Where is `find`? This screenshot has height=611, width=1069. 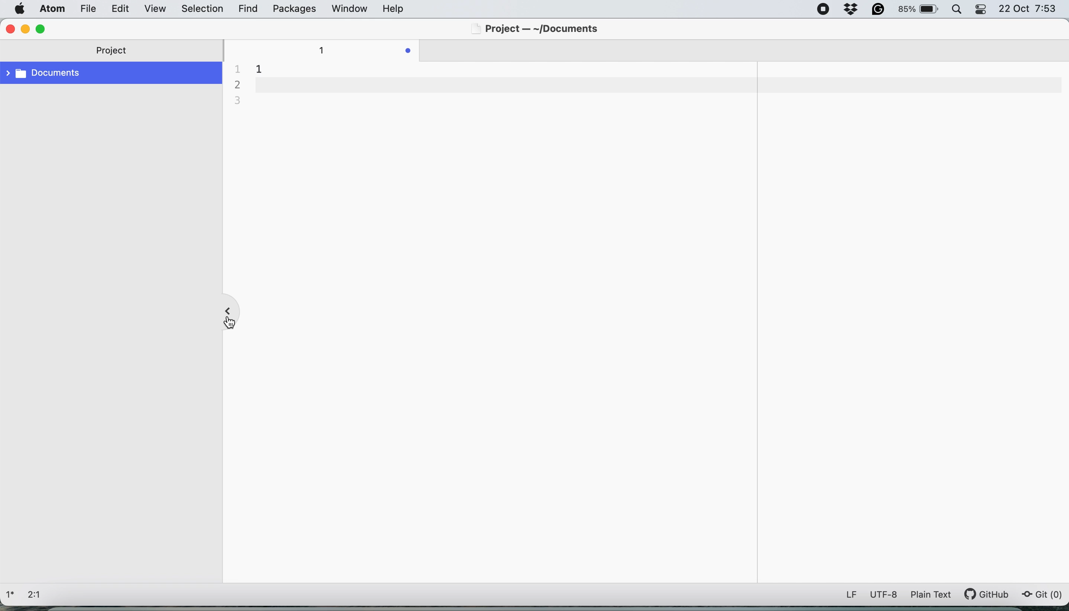
find is located at coordinates (250, 10).